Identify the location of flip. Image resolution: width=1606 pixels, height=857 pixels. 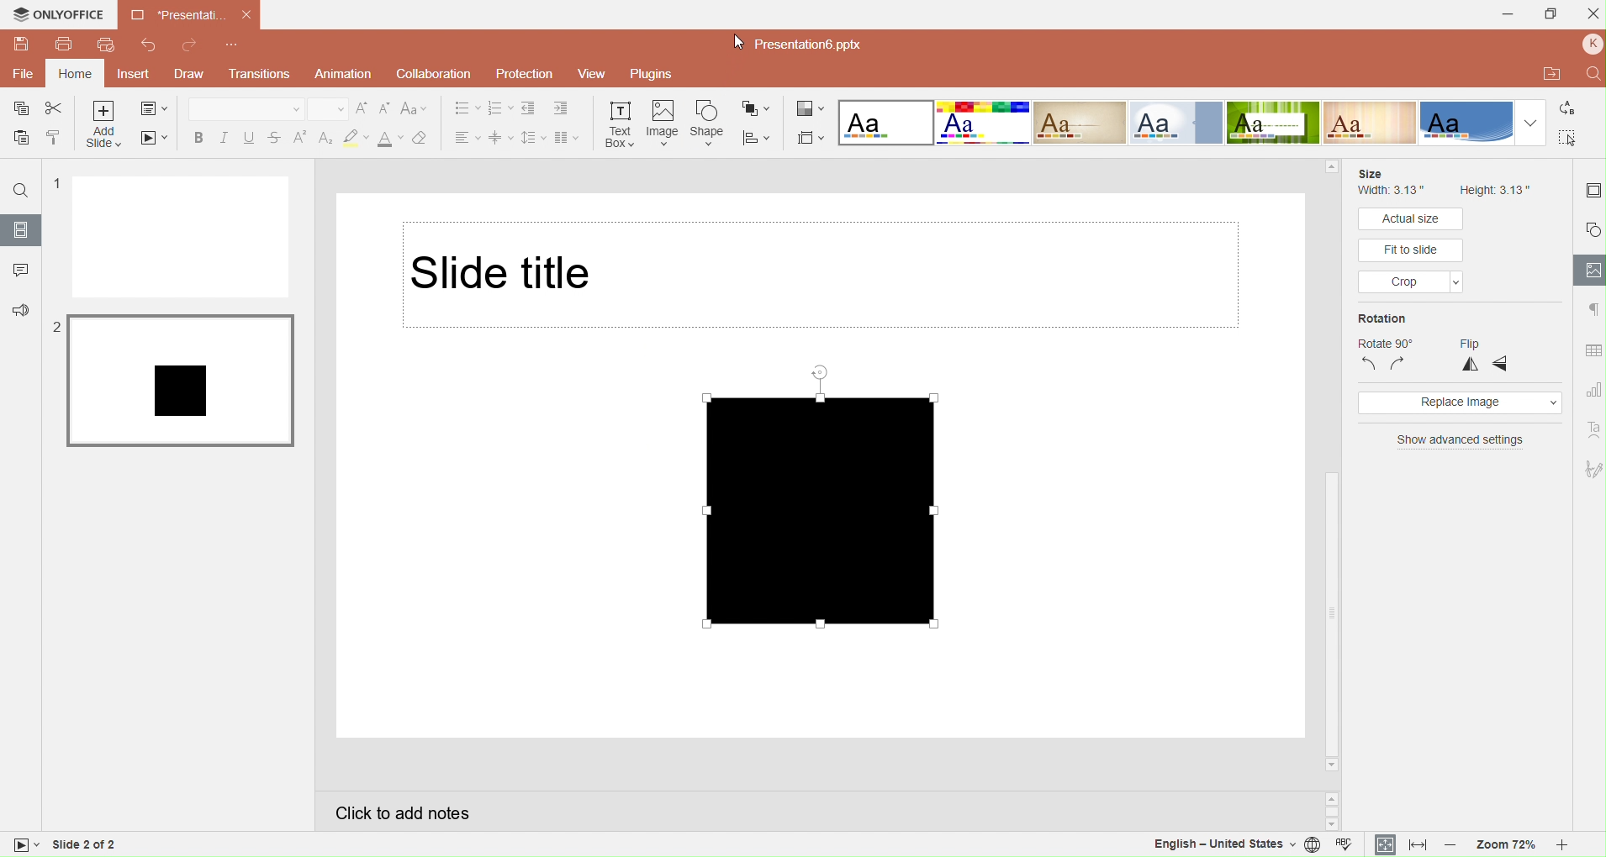
(1471, 344).